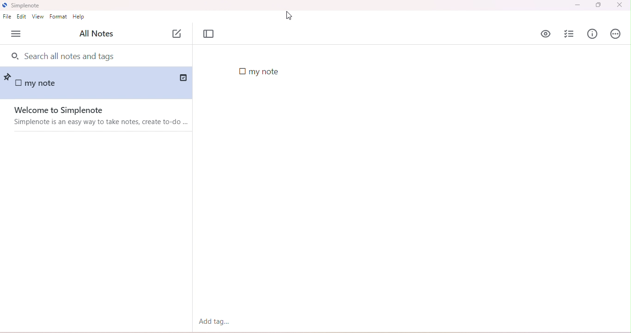 This screenshot has width=631, height=333. I want to click on welcome to simplenote, so click(96, 116).